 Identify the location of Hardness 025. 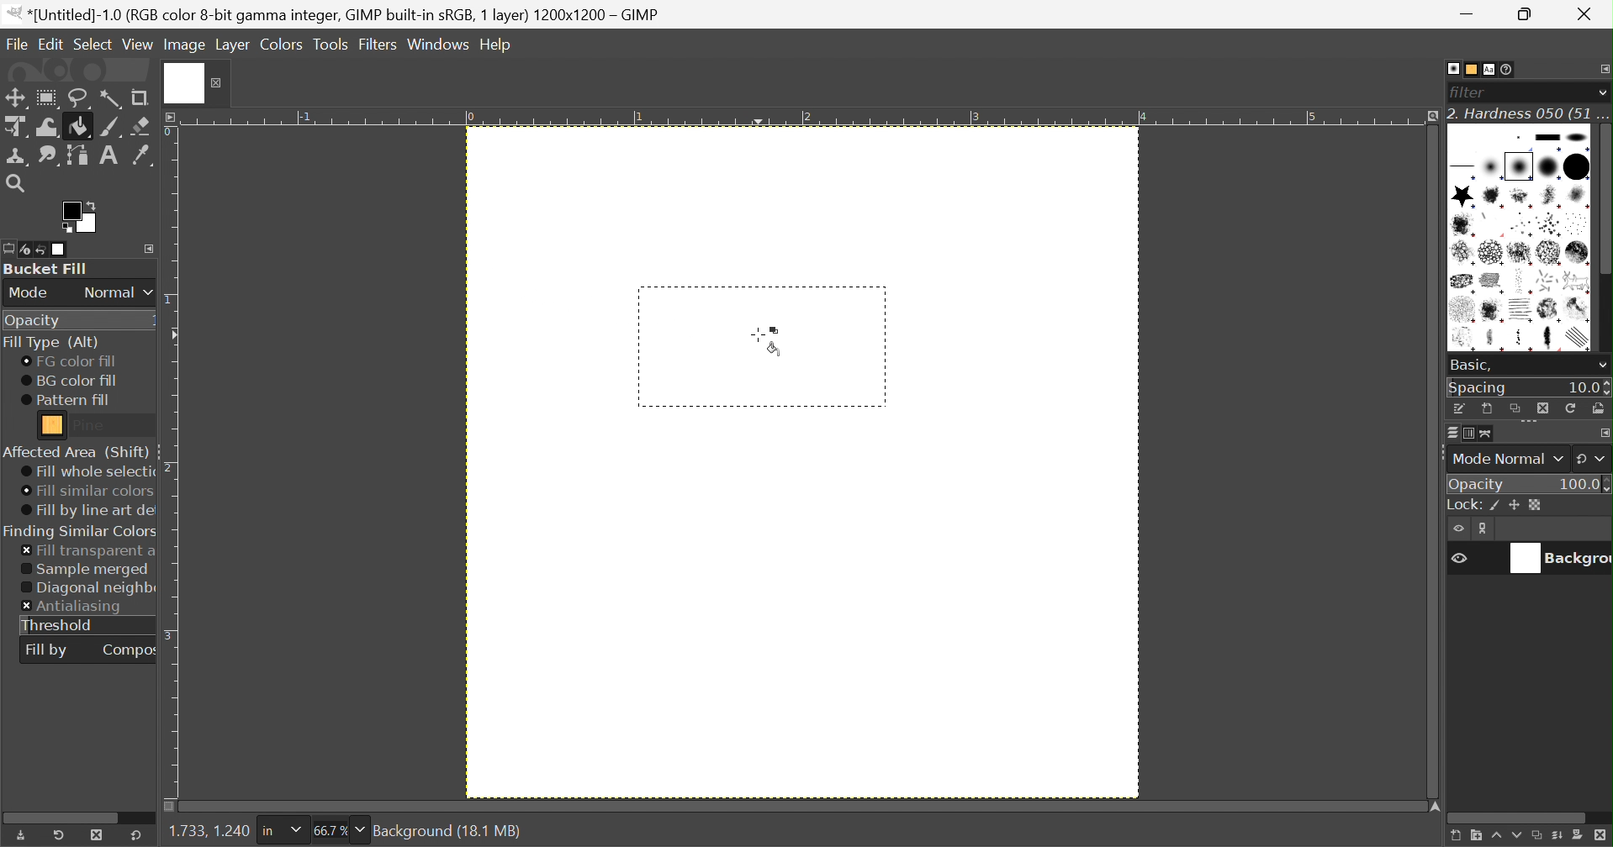
(1491, 167).